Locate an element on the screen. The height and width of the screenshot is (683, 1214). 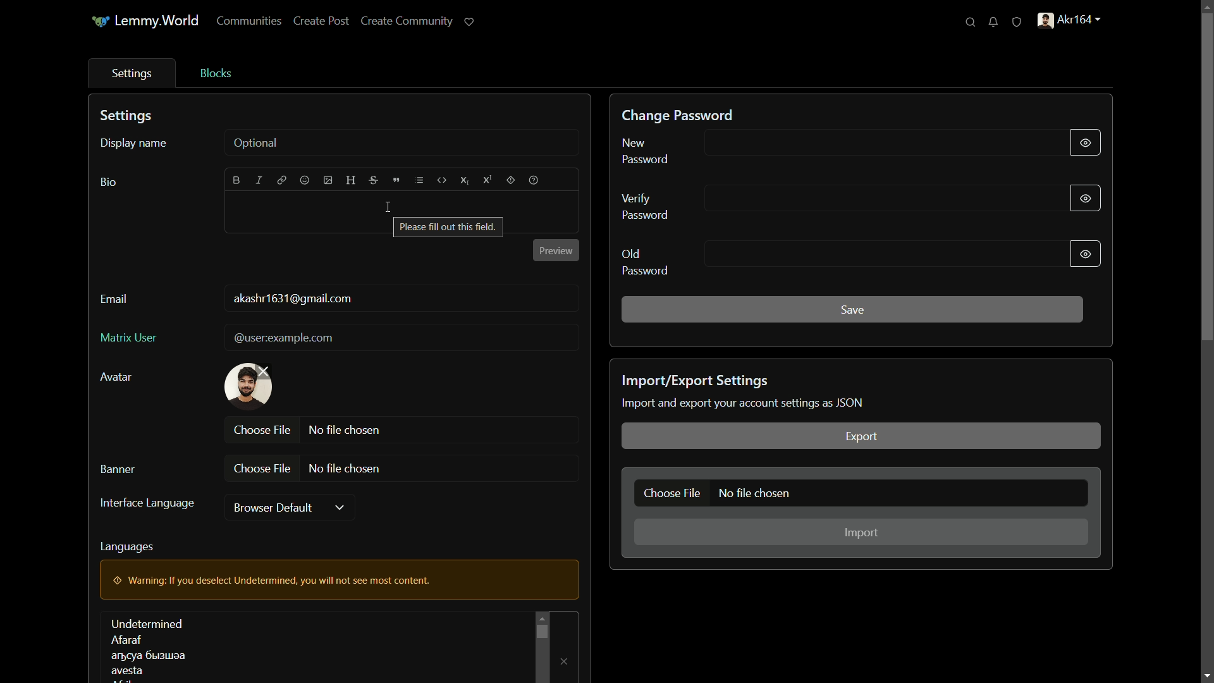
optional is located at coordinates (256, 144).